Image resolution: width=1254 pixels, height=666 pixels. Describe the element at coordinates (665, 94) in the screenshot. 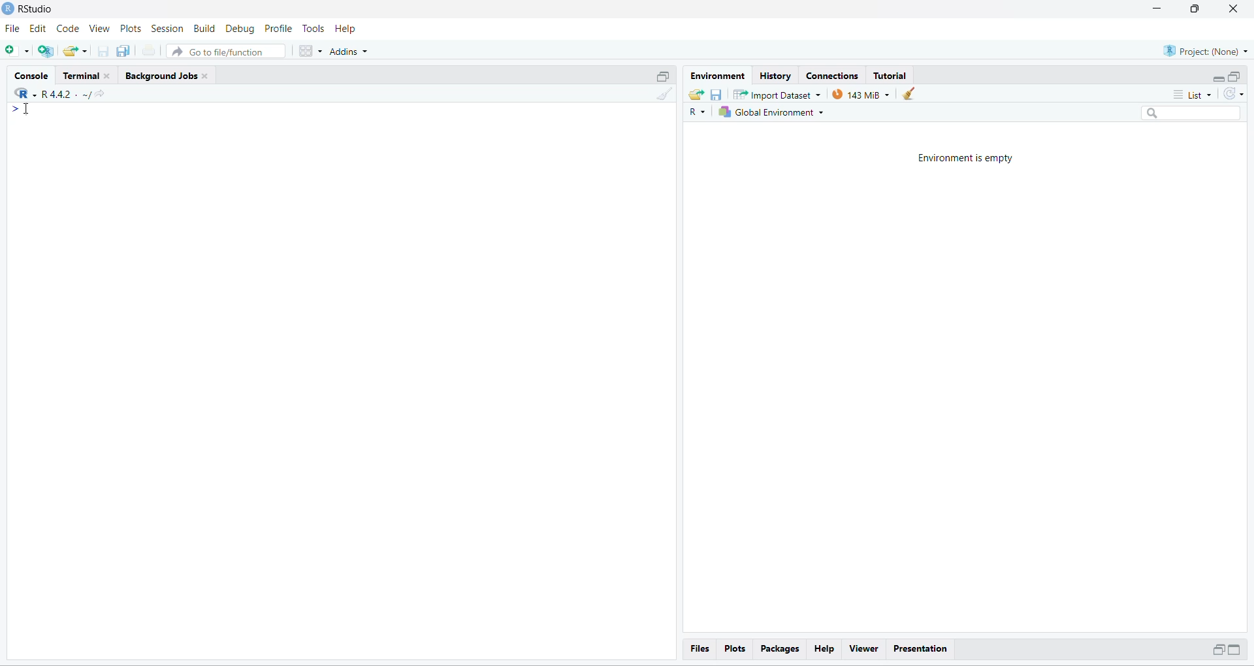

I see `clean` at that location.